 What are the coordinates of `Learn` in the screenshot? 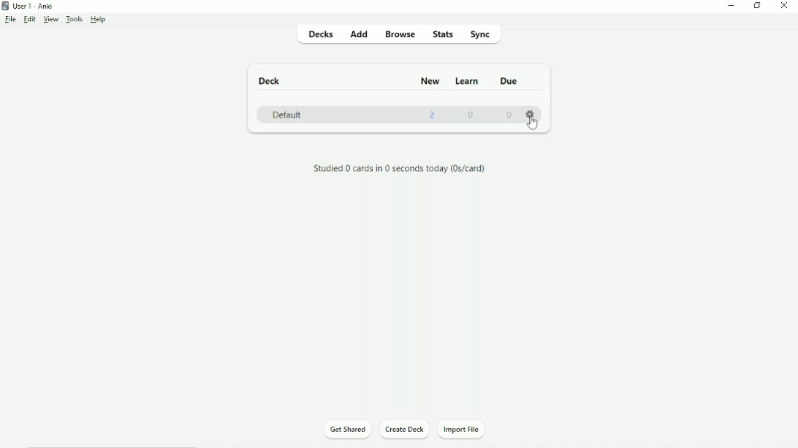 It's located at (468, 81).